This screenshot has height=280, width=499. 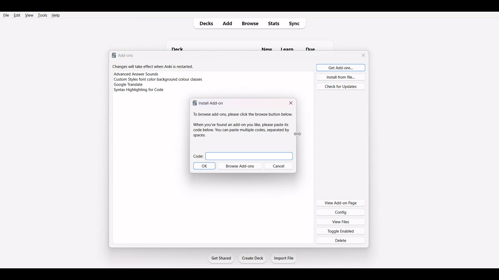 I want to click on Stats, so click(x=274, y=23).